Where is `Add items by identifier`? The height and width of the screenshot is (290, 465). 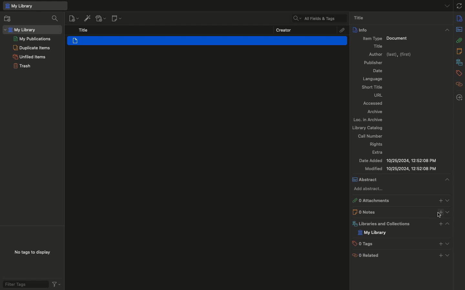 Add items by identifier is located at coordinates (87, 18).